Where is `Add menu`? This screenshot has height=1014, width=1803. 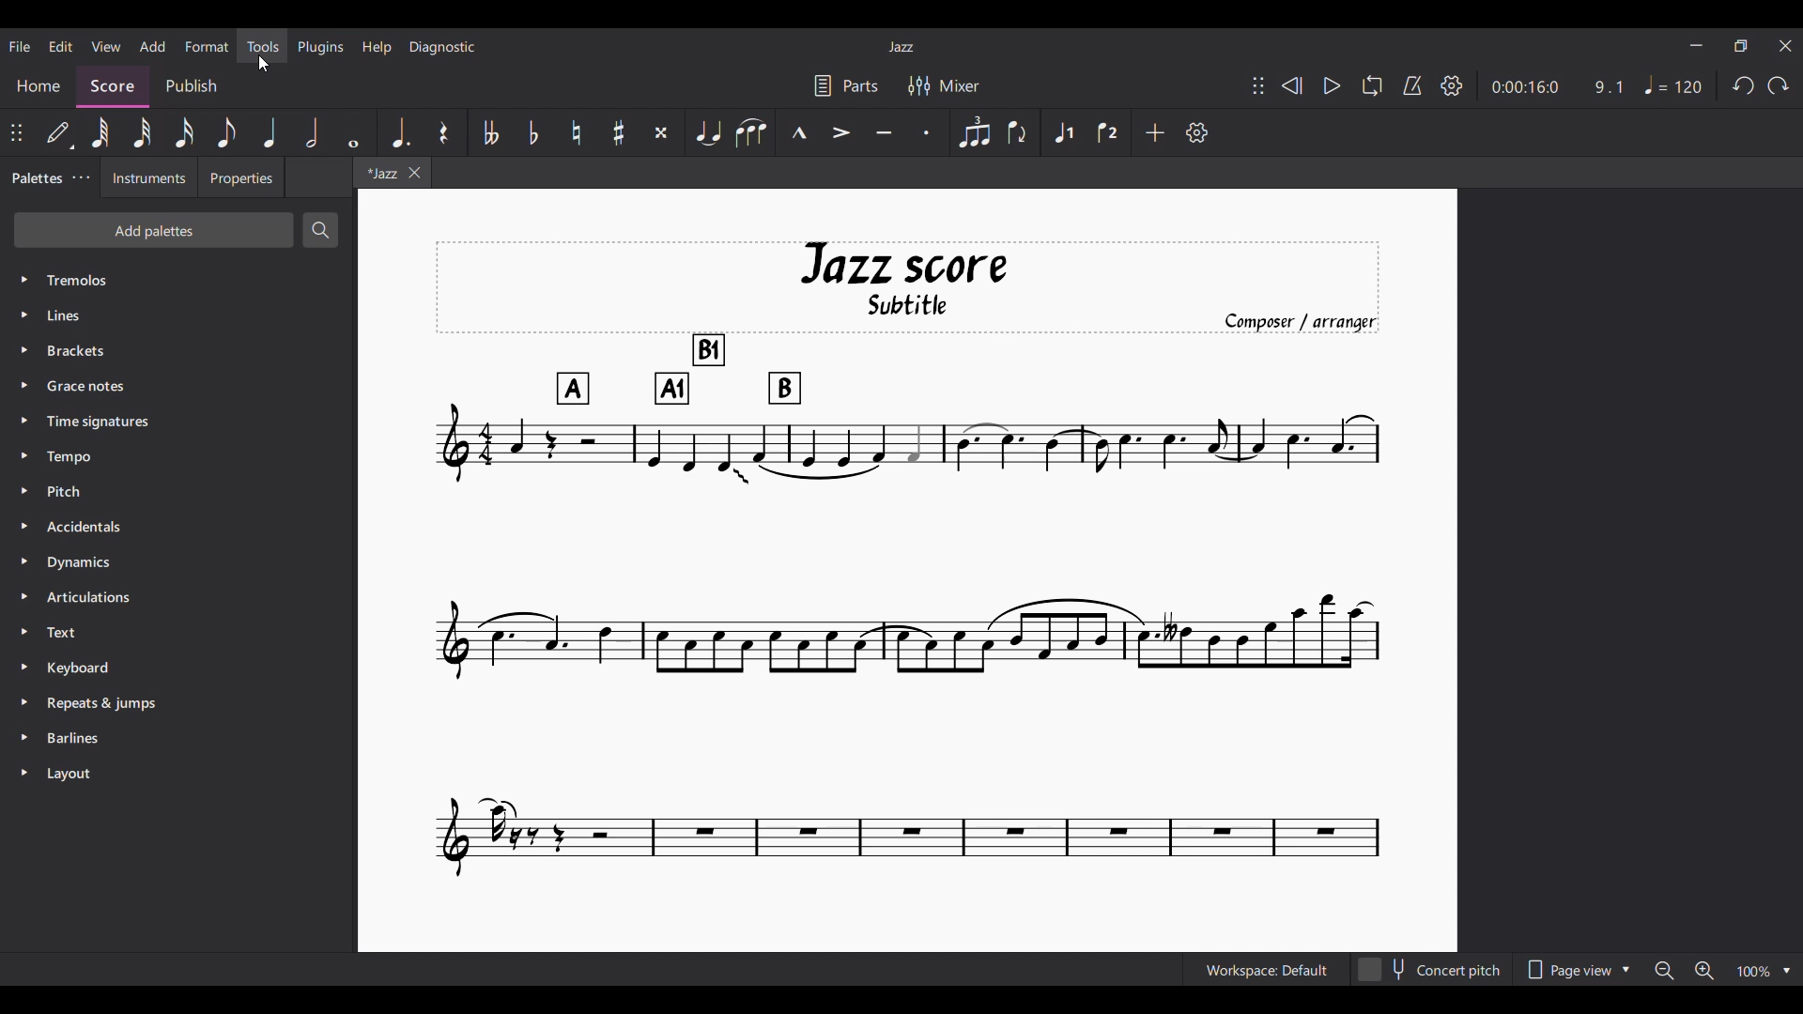 Add menu is located at coordinates (152, 46).